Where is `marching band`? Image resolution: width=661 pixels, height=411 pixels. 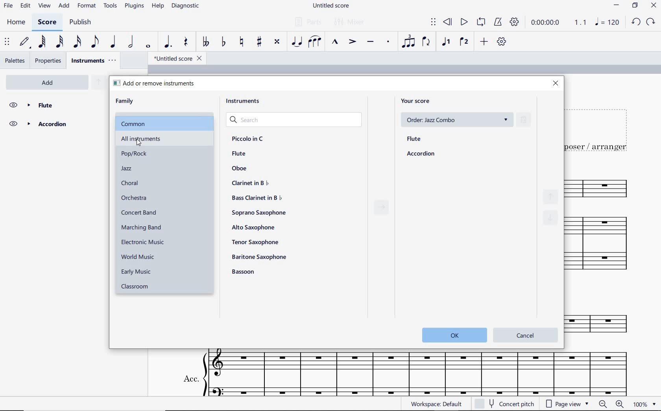 marching band is located at coordinates (141, 227).